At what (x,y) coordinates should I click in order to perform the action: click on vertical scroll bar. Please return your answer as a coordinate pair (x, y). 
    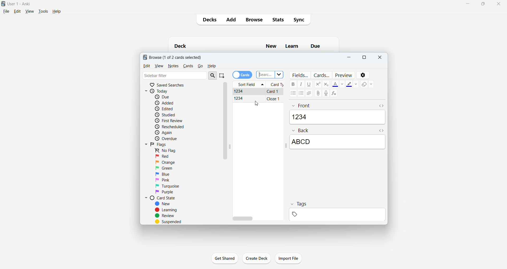
    Looking at the image, I should click on (227, 153).